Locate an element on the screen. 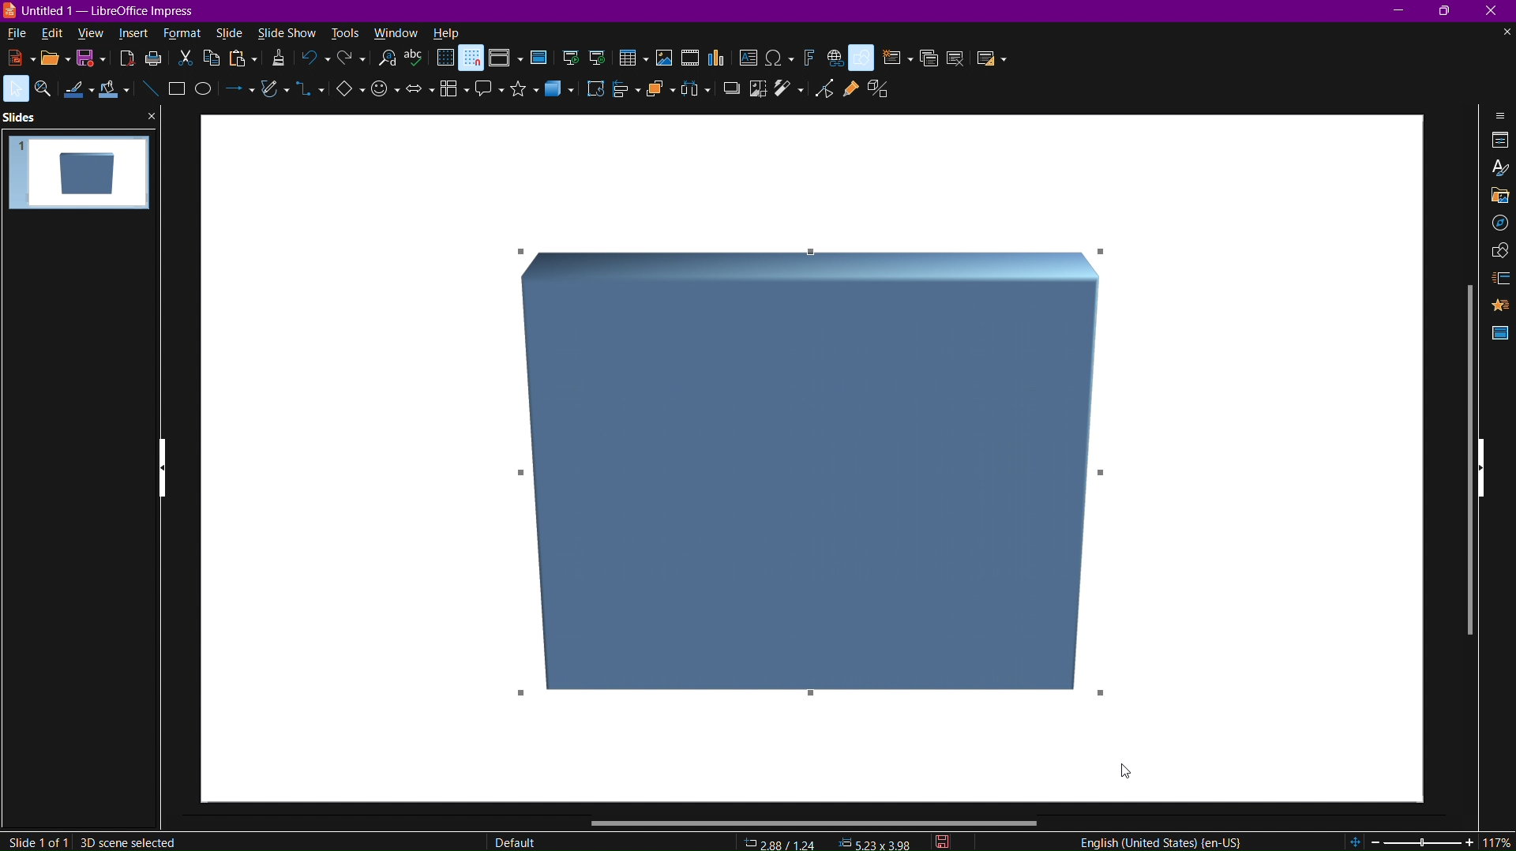 The width and height of the screenshot is (1516, 851). cut is located at coordinates (187, 60).